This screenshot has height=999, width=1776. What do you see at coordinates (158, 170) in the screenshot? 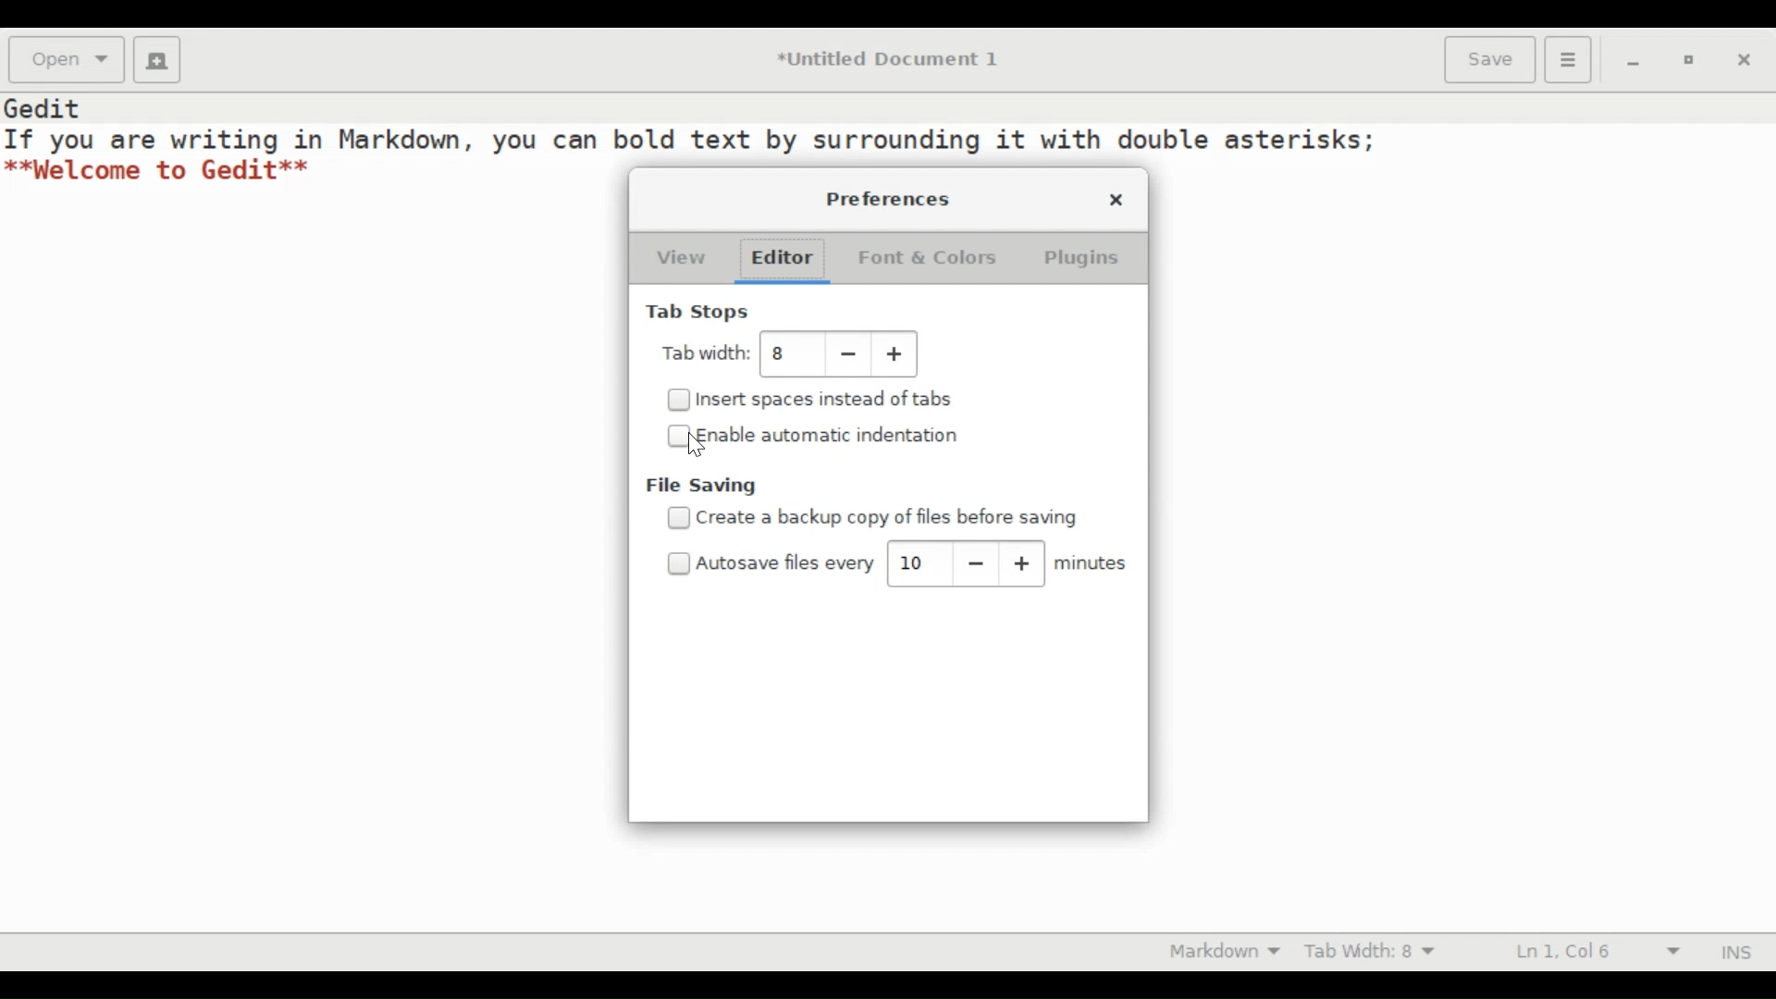
I see `**Welcome to Gedit**` at bounding box center [158, 170].